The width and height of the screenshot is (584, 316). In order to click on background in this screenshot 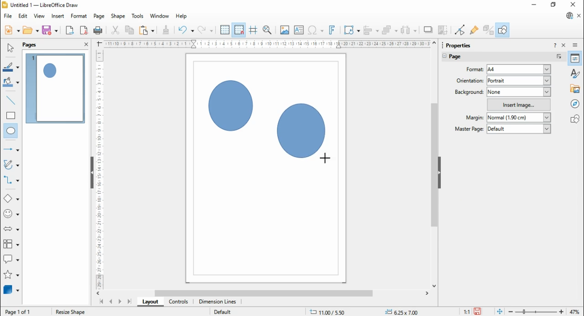, I will do `click(470, 92)`.